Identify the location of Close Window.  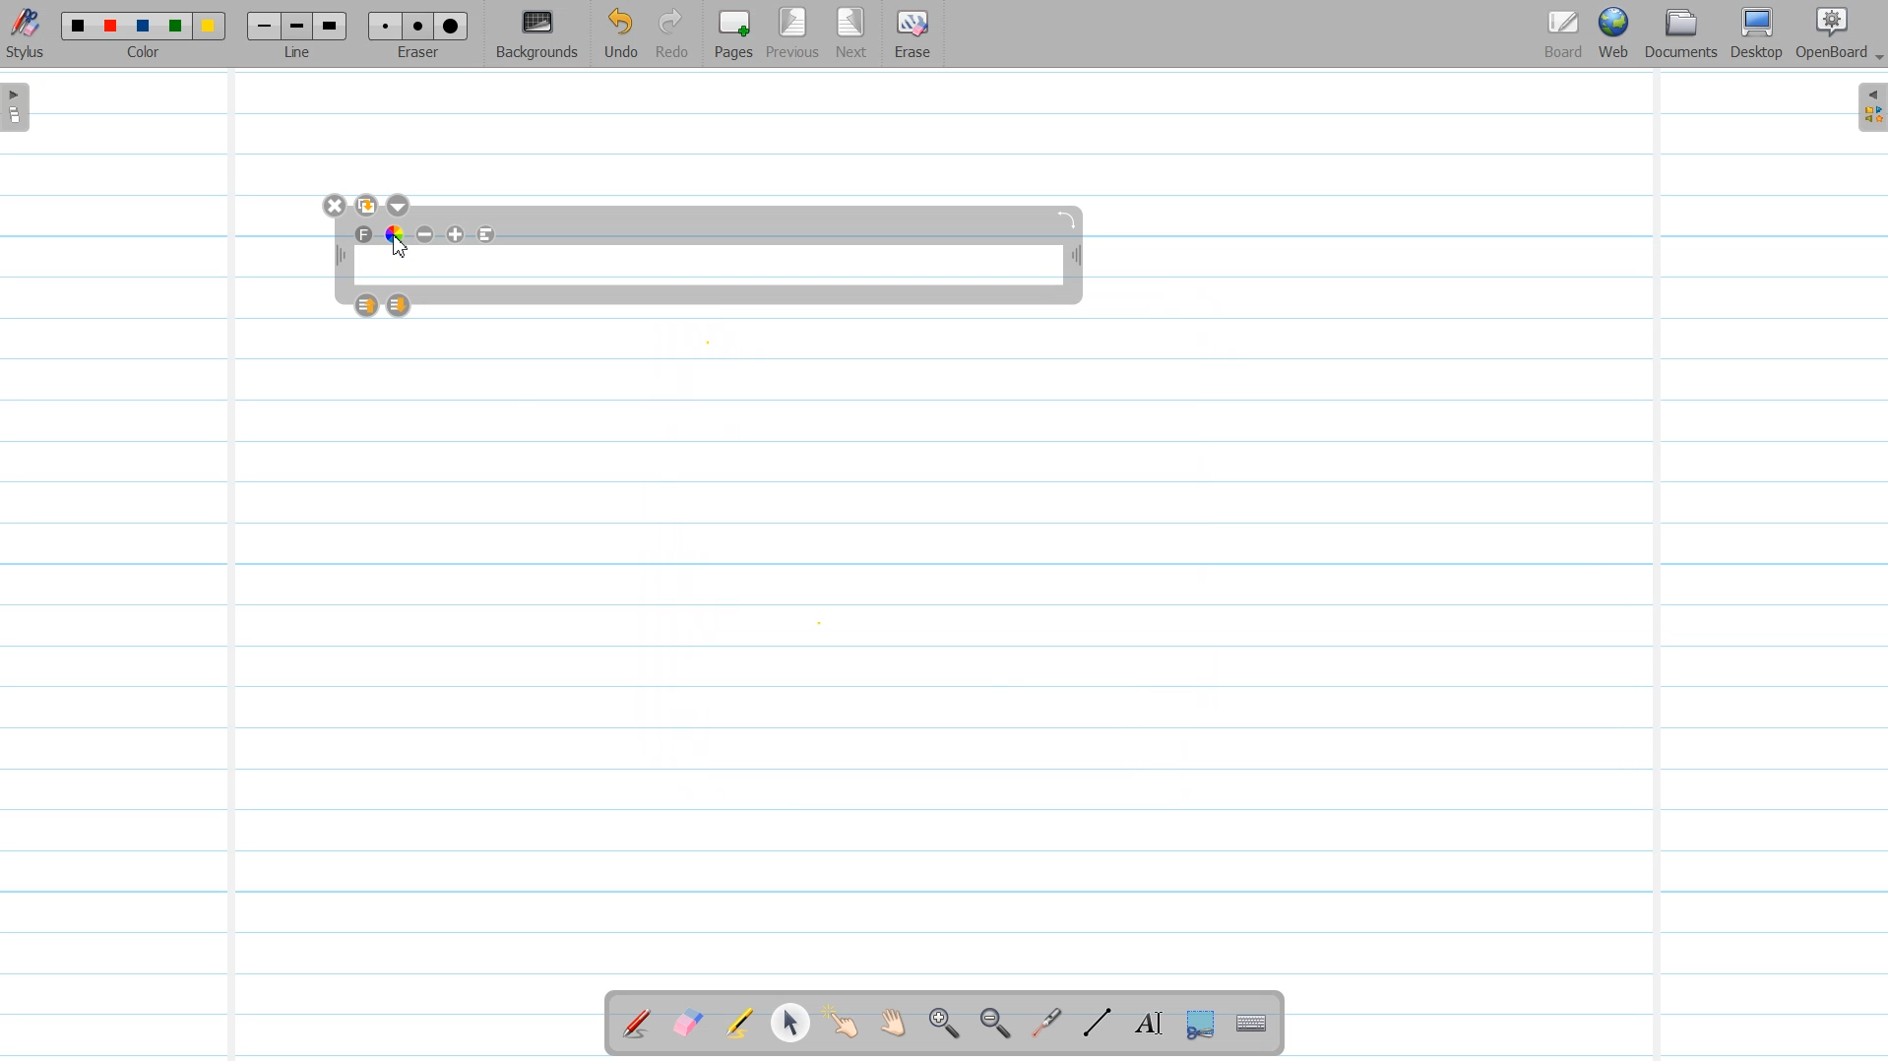
(336, 206).